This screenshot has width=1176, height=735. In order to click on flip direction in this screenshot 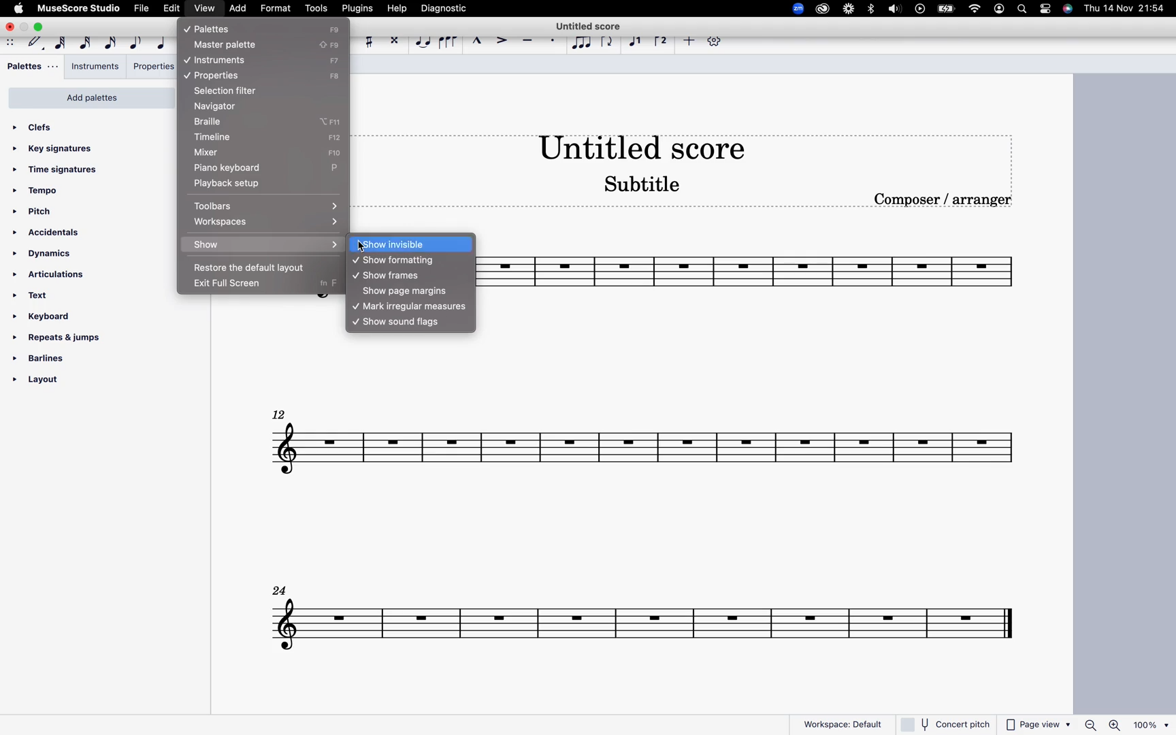, I will do `click(607, 45)`.